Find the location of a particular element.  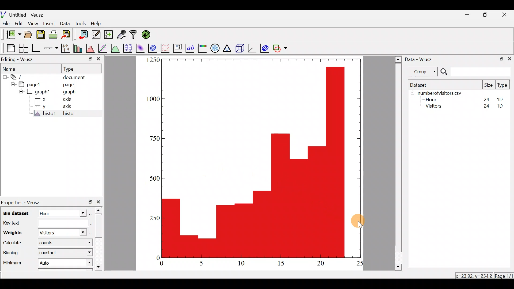

Auto is located at coordinates (53, 263).